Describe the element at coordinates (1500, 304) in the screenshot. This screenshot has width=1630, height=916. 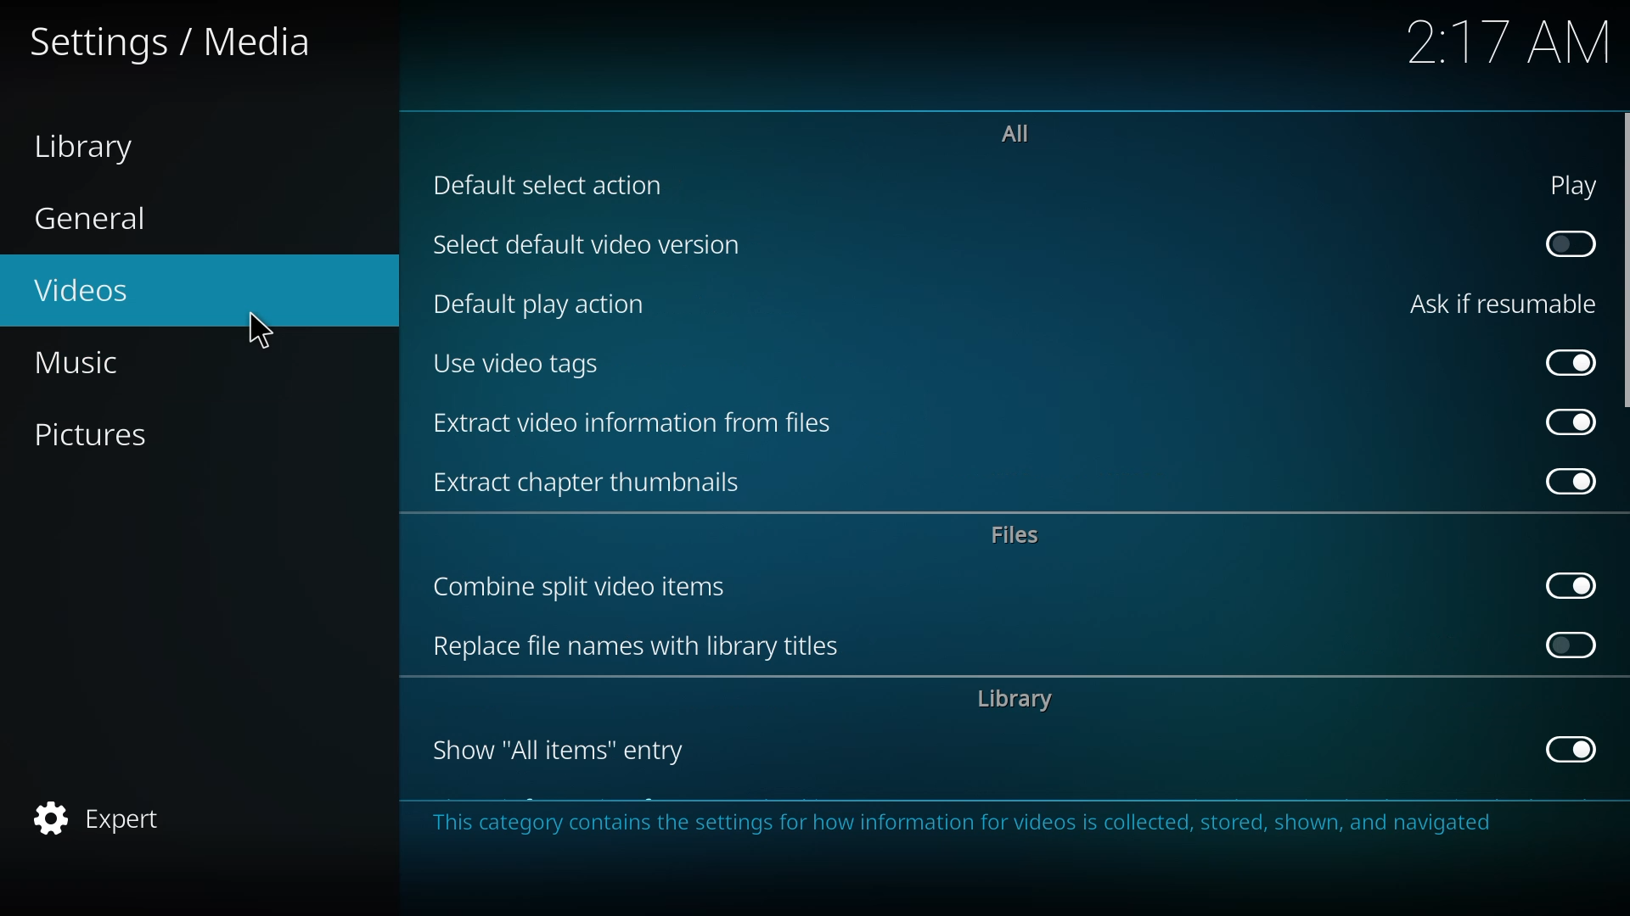
I see `ask` at that location.